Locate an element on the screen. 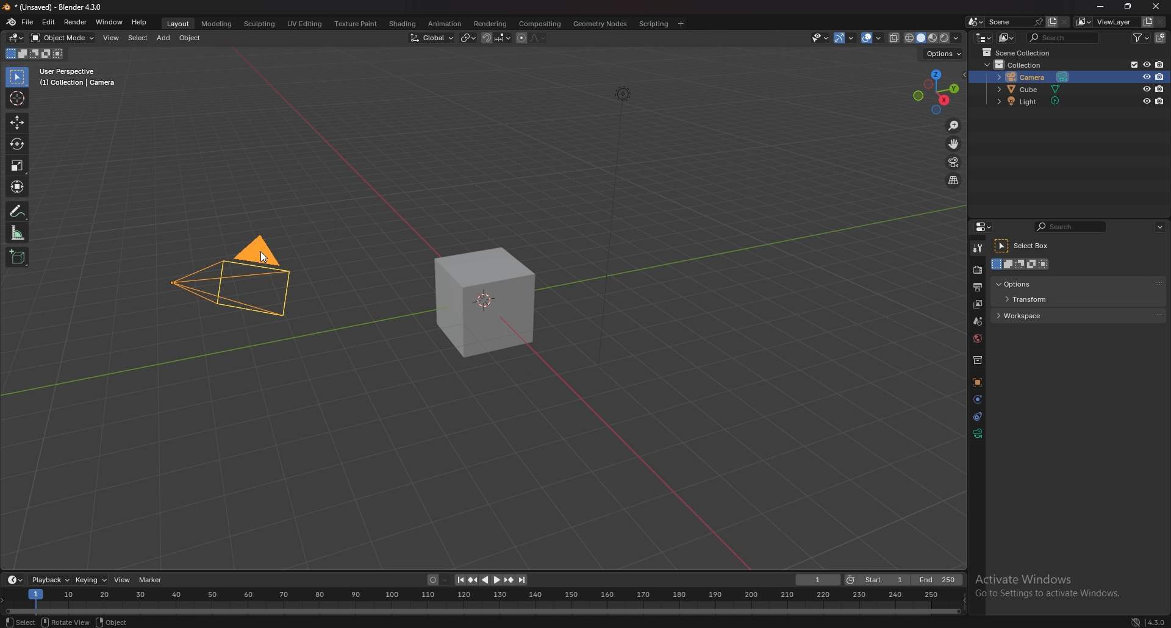 This screenshot has width=1171, height=628. mode is located at coordinates (34, 54).